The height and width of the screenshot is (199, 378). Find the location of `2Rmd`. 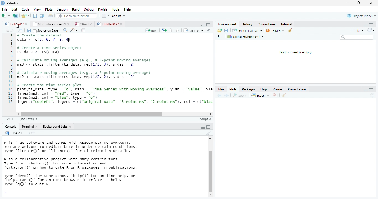

2Rmd is located at coordinates (81, 24).